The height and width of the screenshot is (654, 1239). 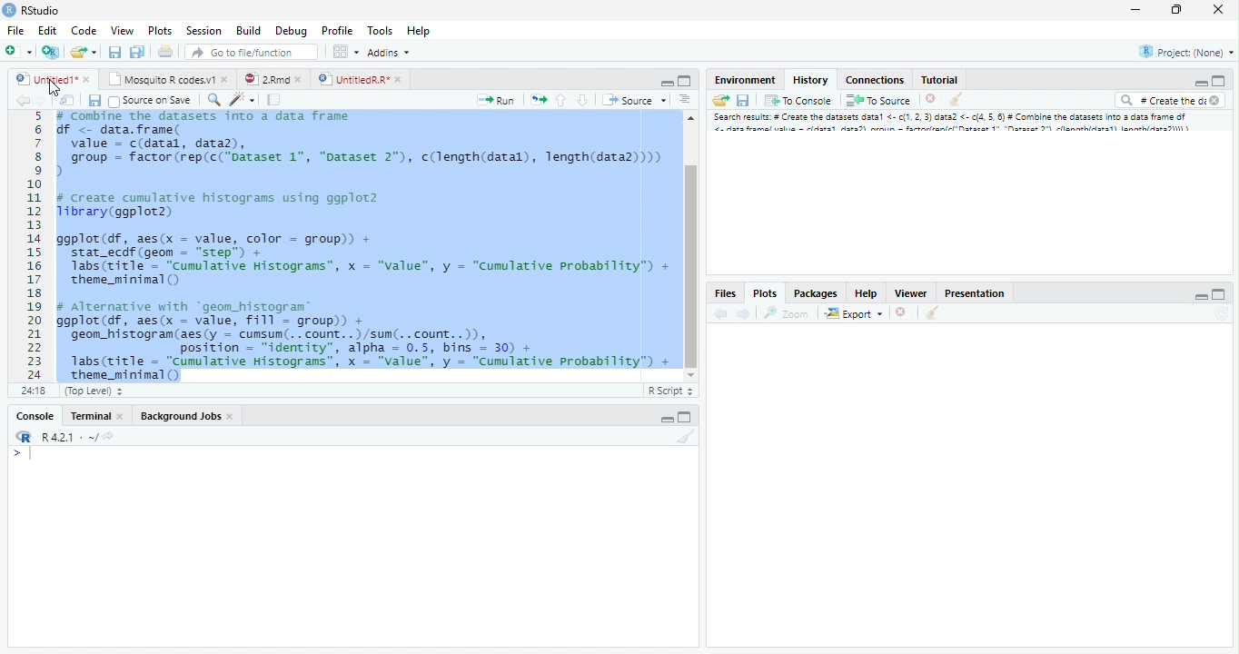 I want to click on Tools, so click(x=382, y=32).